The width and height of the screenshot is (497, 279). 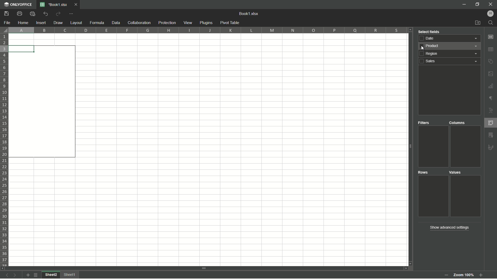 What do you see at coordinates (16, 275) in the screenshot?
I see `next sheet` at bounding box center [16, 275].